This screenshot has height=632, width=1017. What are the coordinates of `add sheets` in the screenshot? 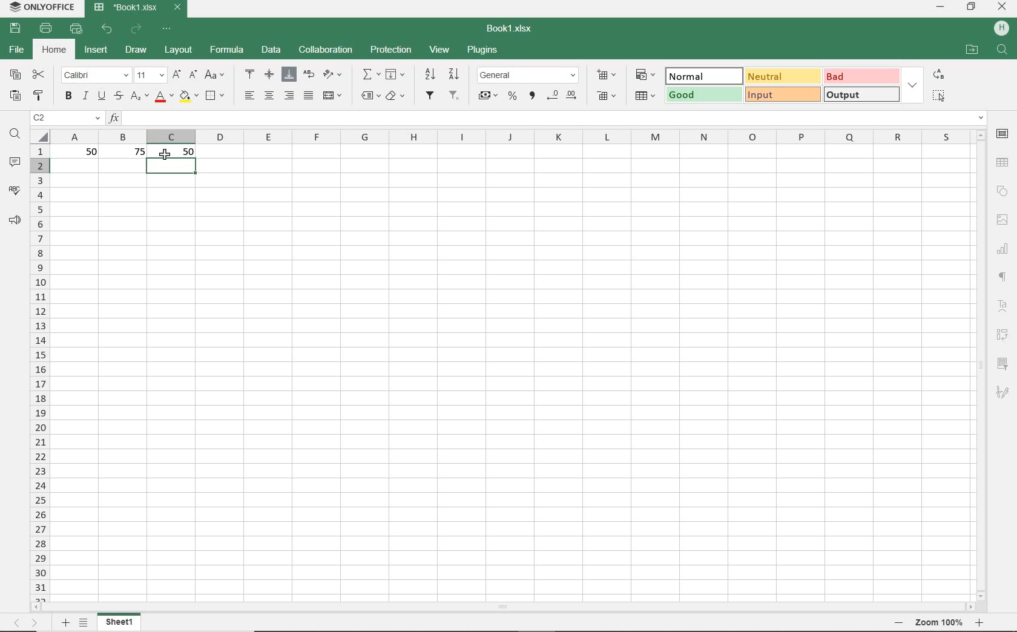 It's located at (65, 622).